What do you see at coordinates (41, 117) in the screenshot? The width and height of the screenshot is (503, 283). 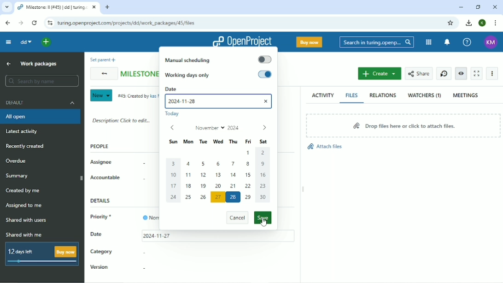 I see `All open` at bounding box center [41, 117].